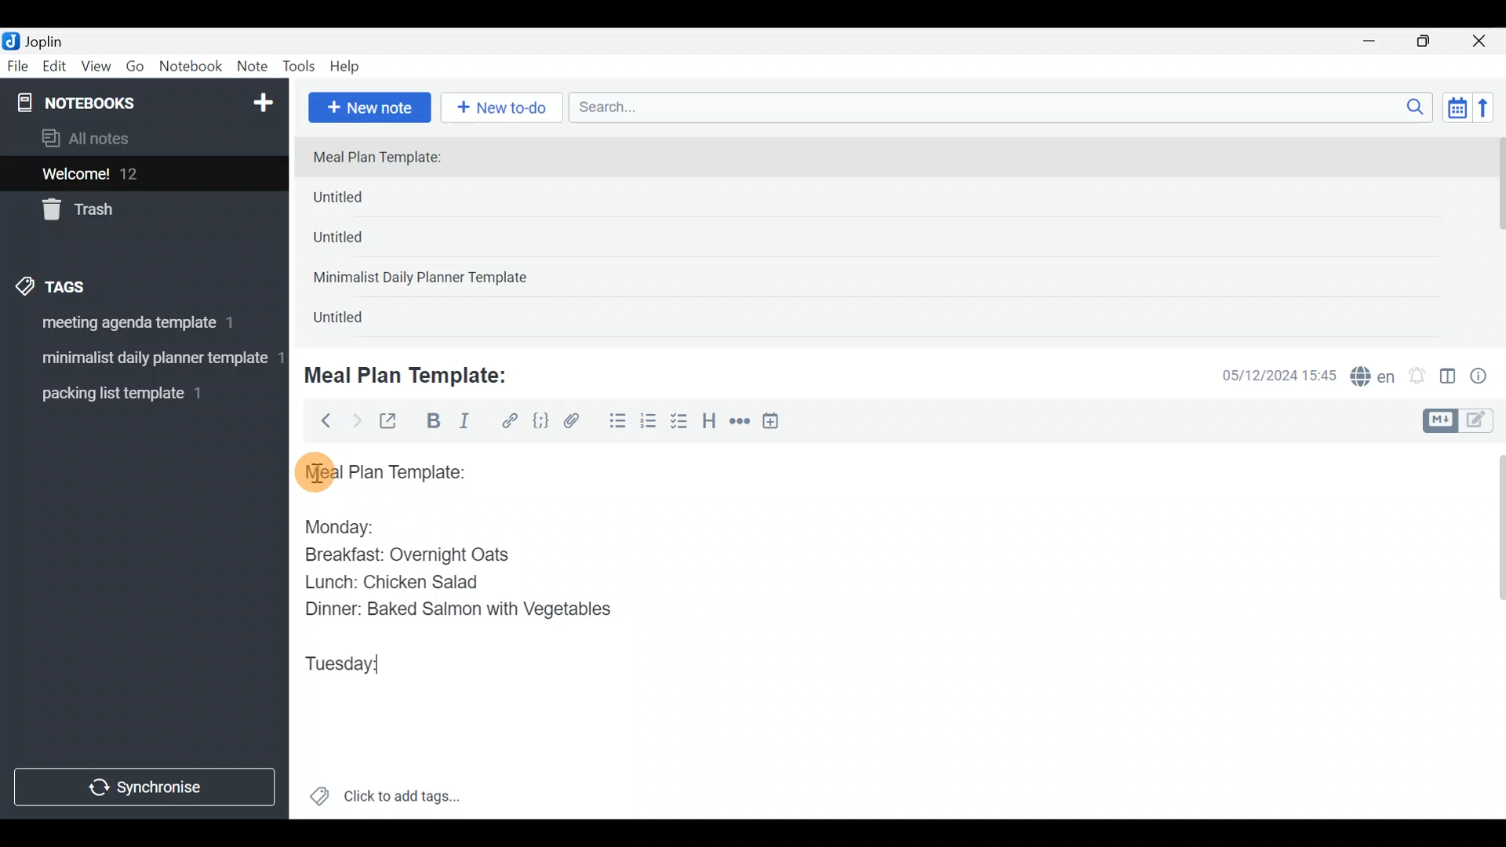 The image size is (1506, 847). I want to click on Joplin, so click(54, 39).